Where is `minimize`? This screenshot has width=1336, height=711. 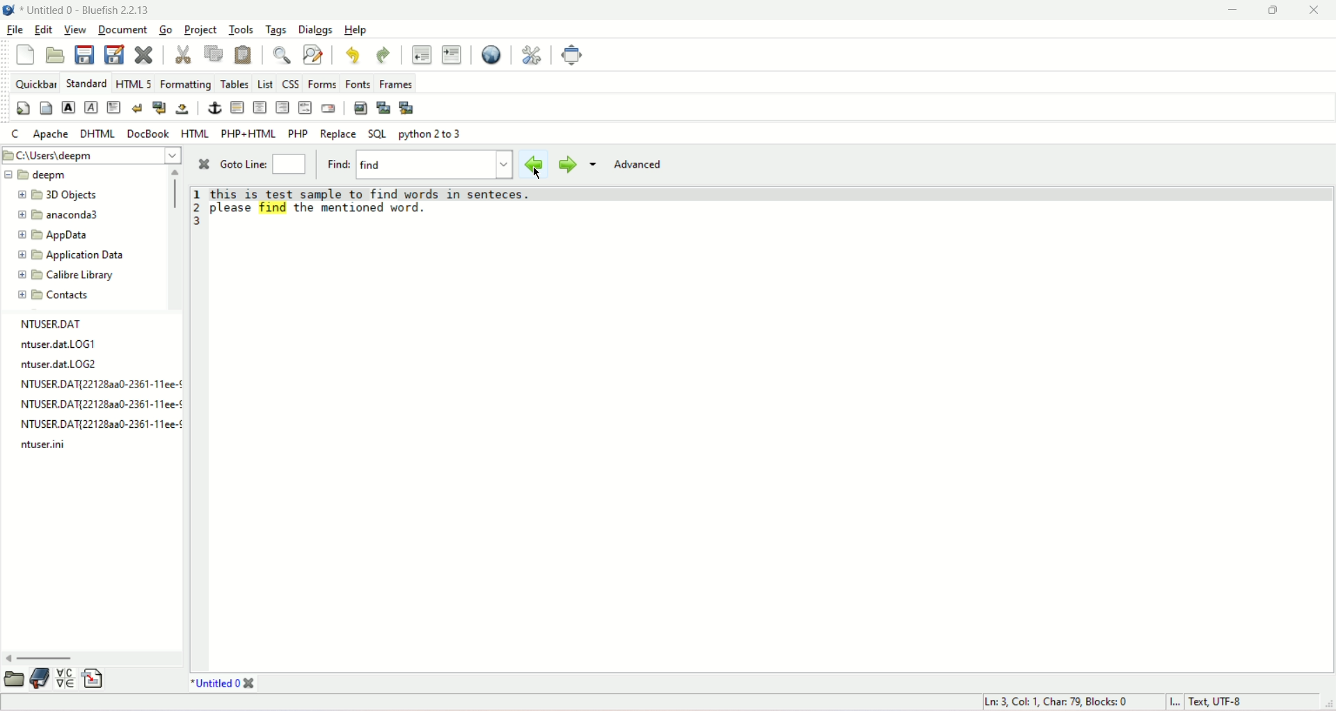
minimize is located at coordinates (1231, 10).